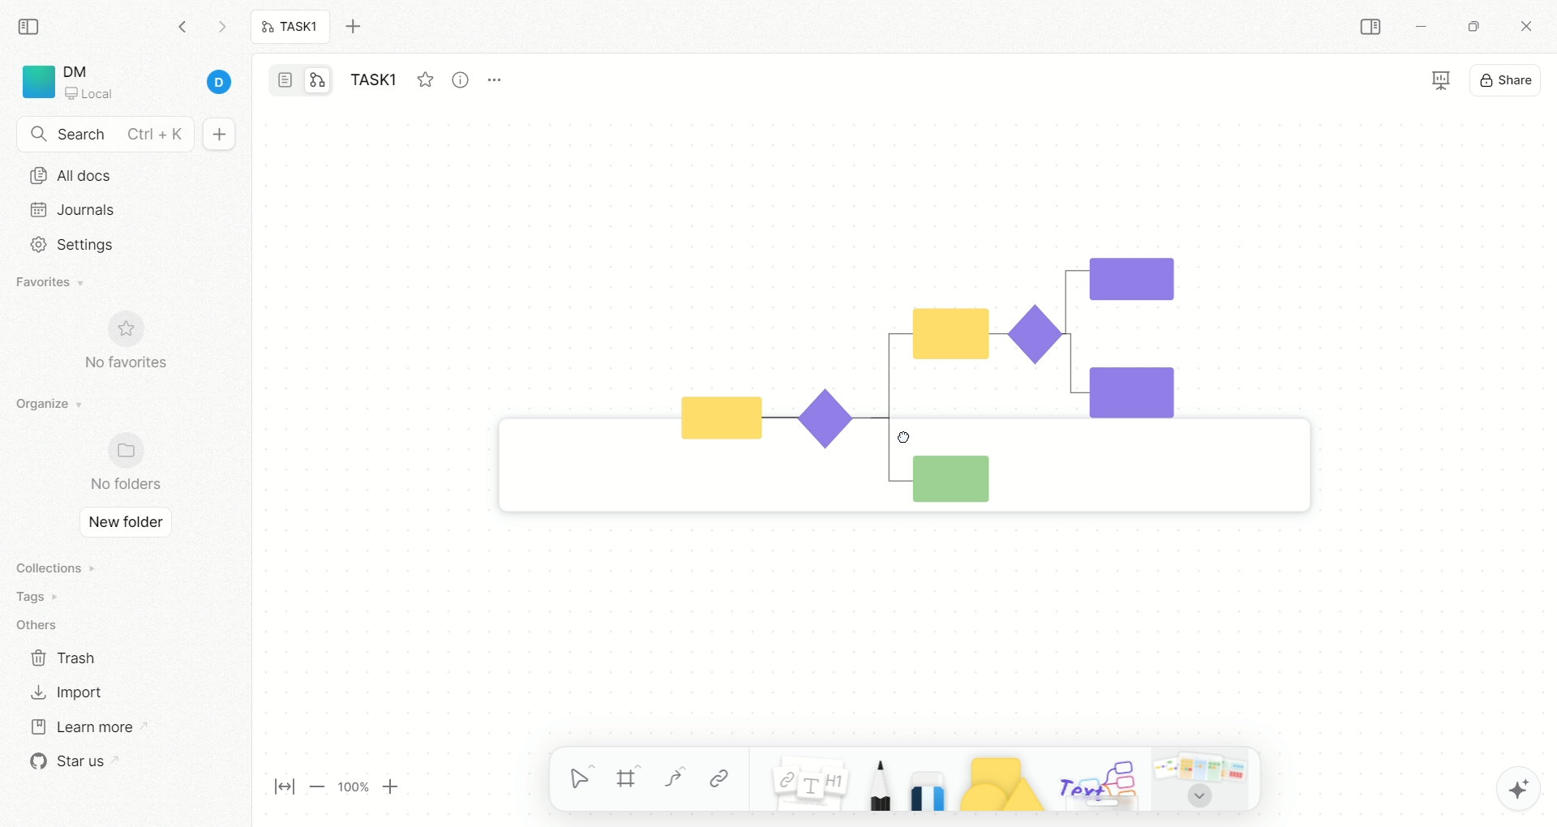 The width and height of the screenshot is (1557, 827). I want to click on go backward, so click(182, 26).